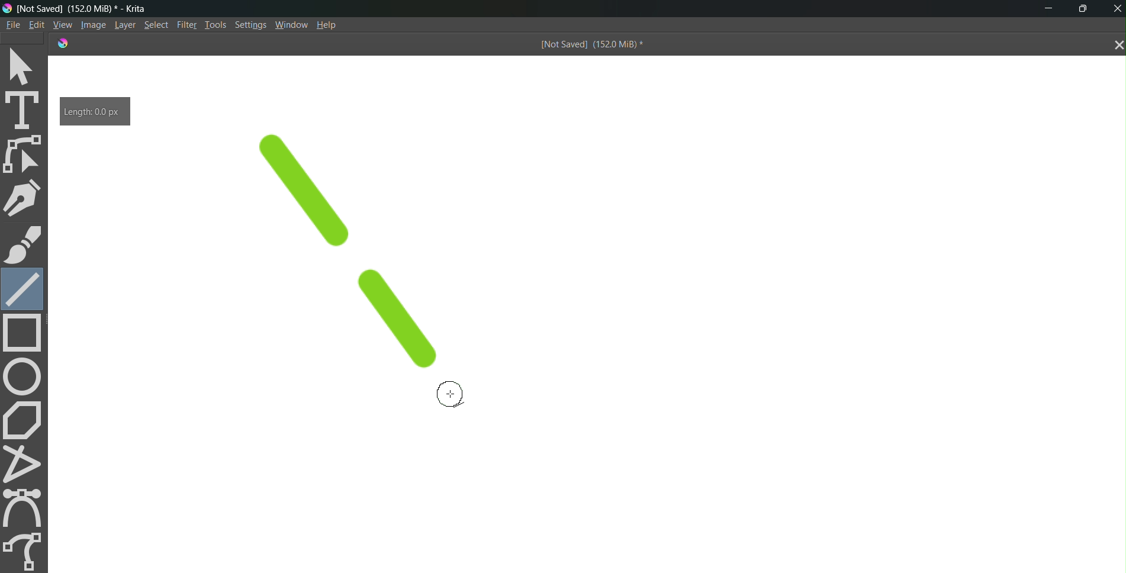 The image size is (1126, 573). What do you see at coordinates (332, 25) in the screenshot?
I see `Help` at bounding box center [332, 25].